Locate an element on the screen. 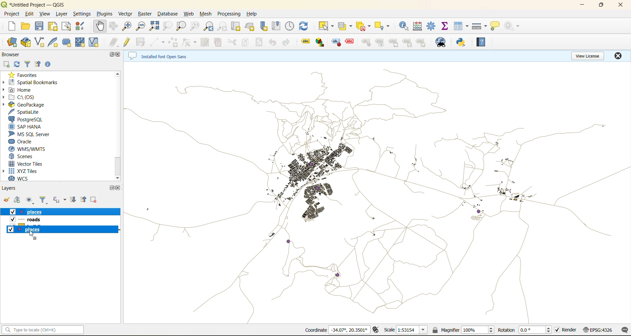  spatialite is located at coordinates (32, 112).